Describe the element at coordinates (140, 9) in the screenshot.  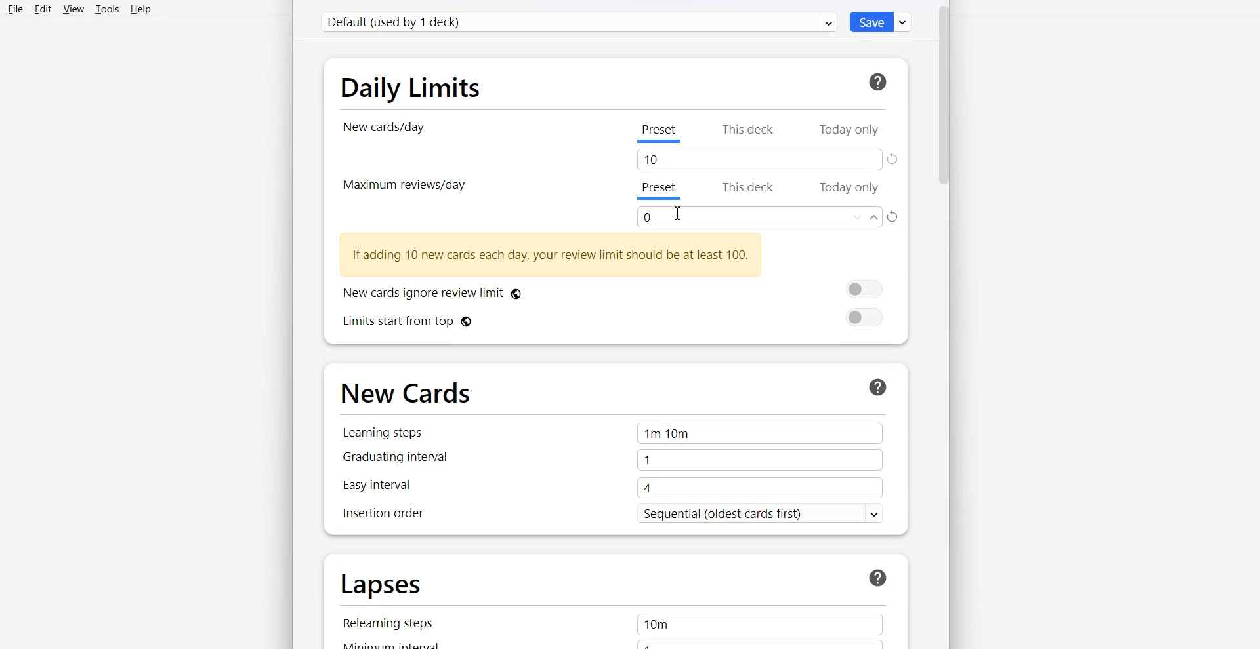
I see `Help` at that location.